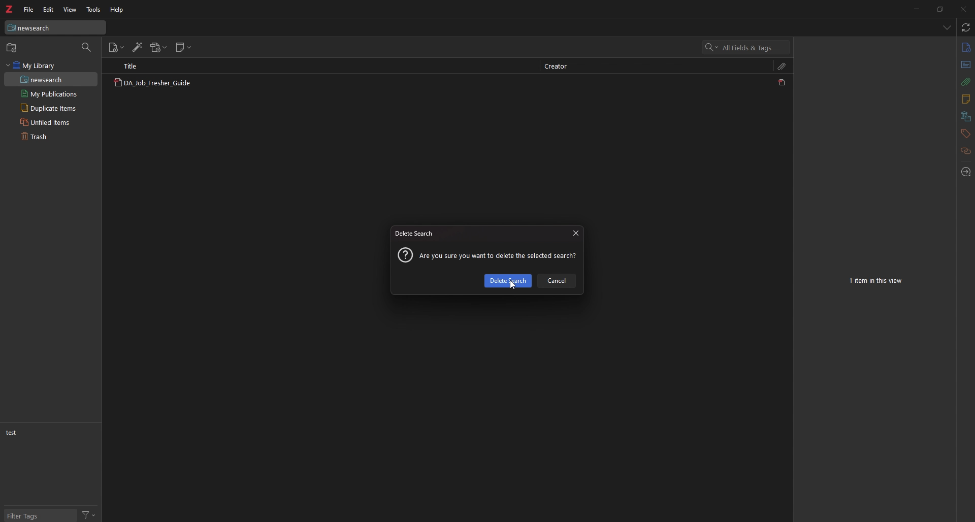  Describe the element at coordinates (115, 48) in the screenshot. I see `New item` at that location.